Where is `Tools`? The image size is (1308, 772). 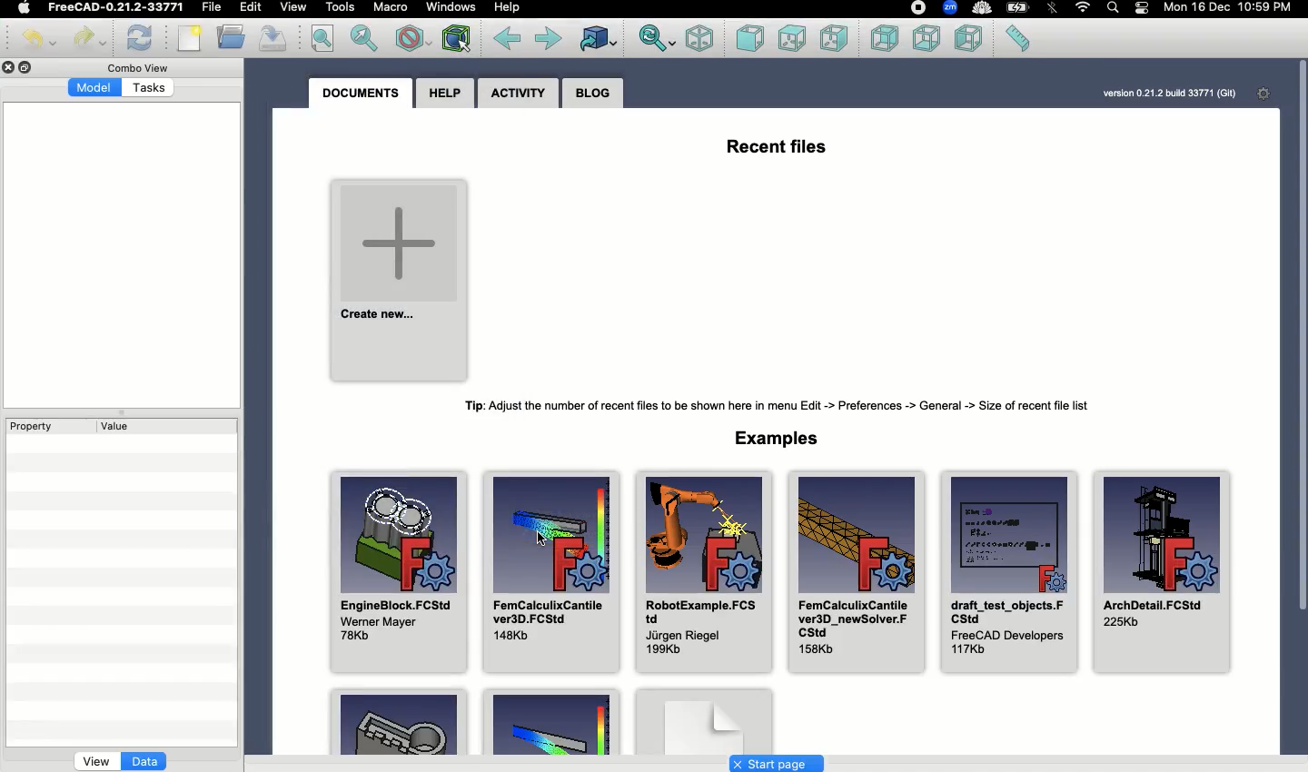 Tools is located at coordinates (342, 7).